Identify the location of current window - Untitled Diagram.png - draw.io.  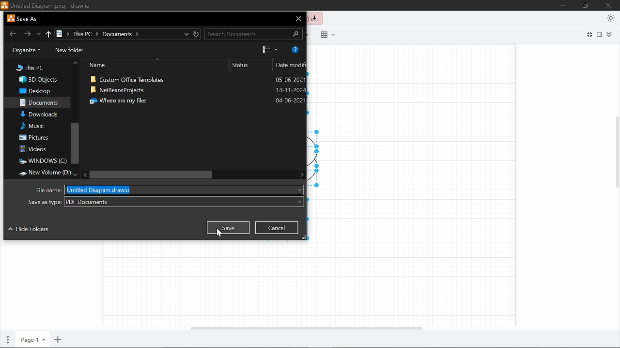
(45, 6).